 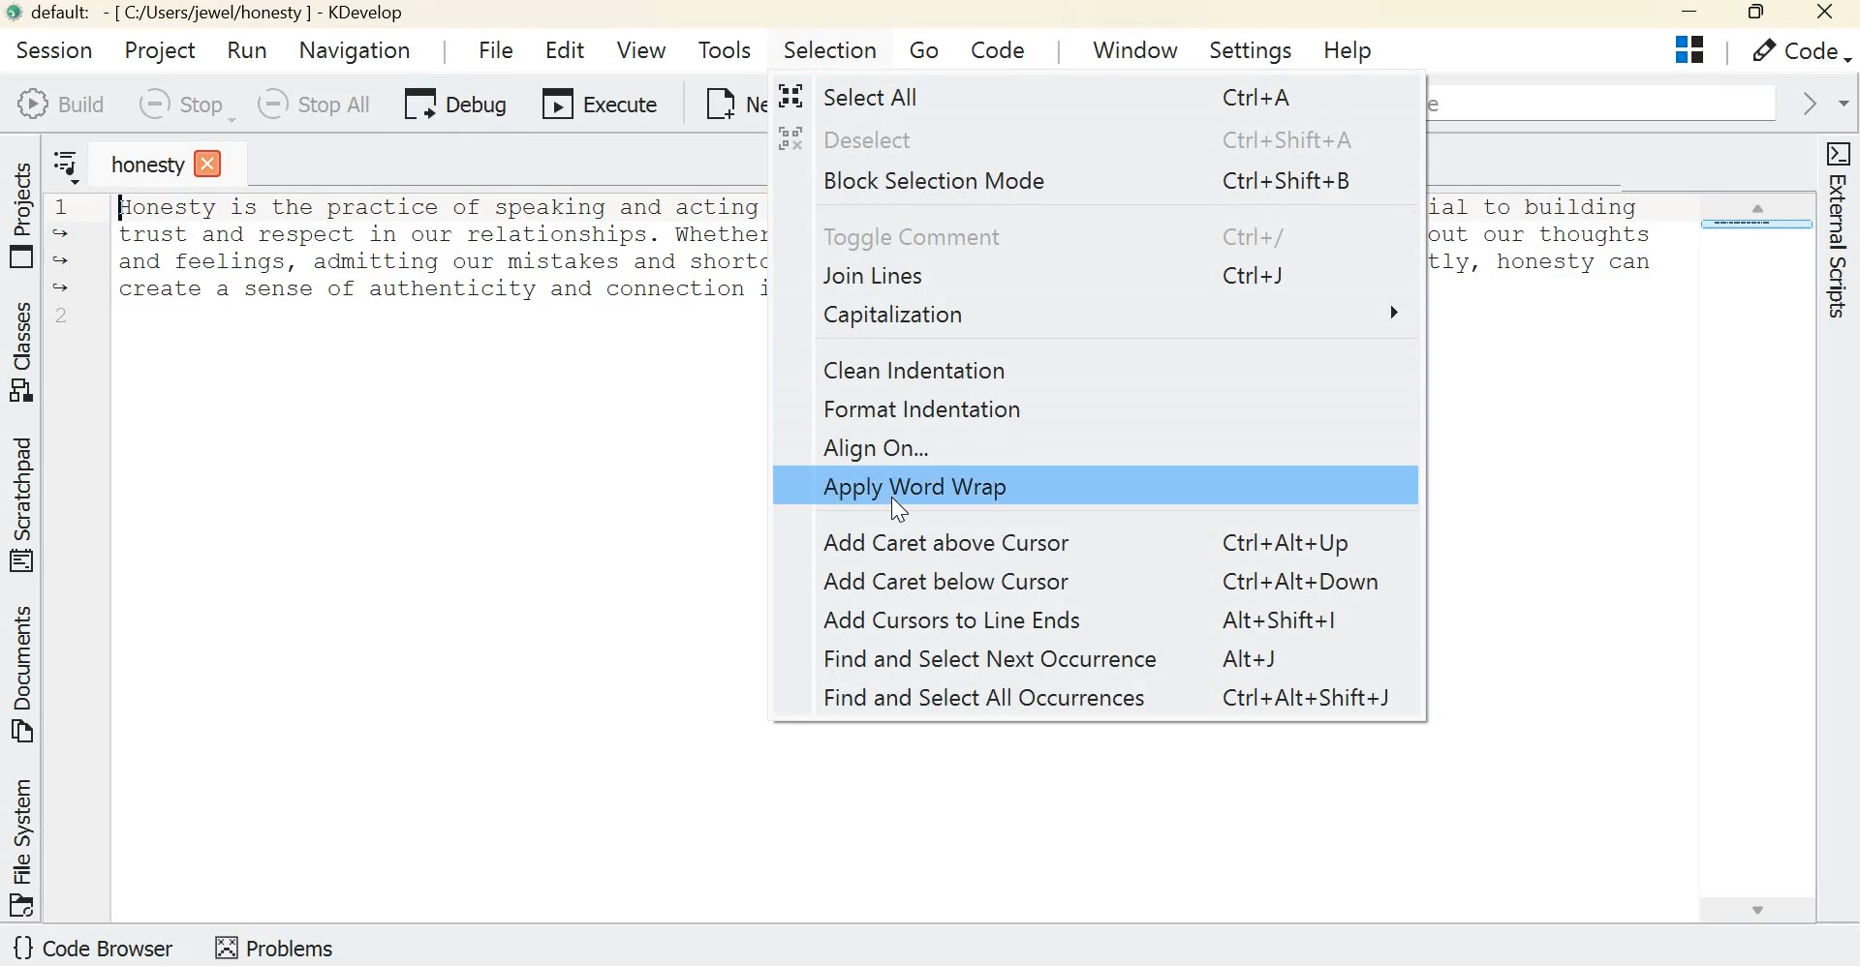 I want to click on Go, so click(x=925, y=52).